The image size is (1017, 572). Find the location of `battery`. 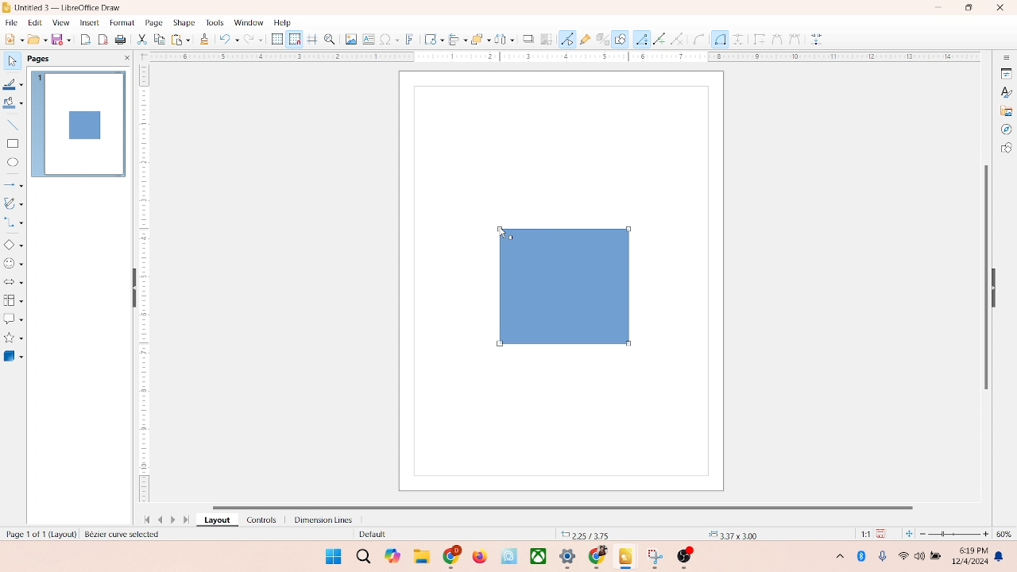

battery is located at coordinates (938, 557).